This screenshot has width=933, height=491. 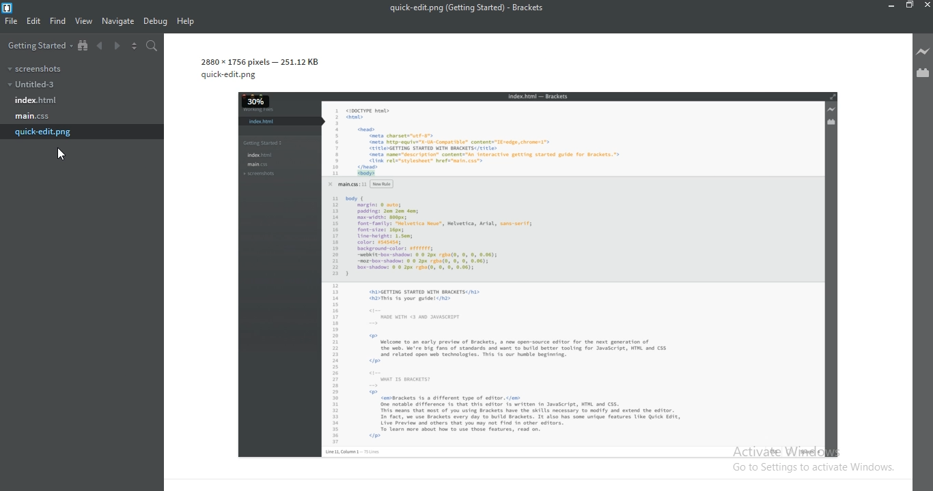 I want to click on toggle, so click(x=134, y=46).